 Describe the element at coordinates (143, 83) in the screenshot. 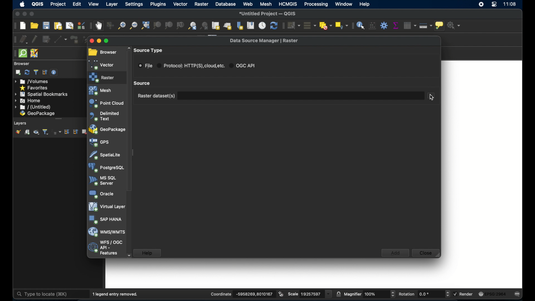

I see `scroll box` at that location.